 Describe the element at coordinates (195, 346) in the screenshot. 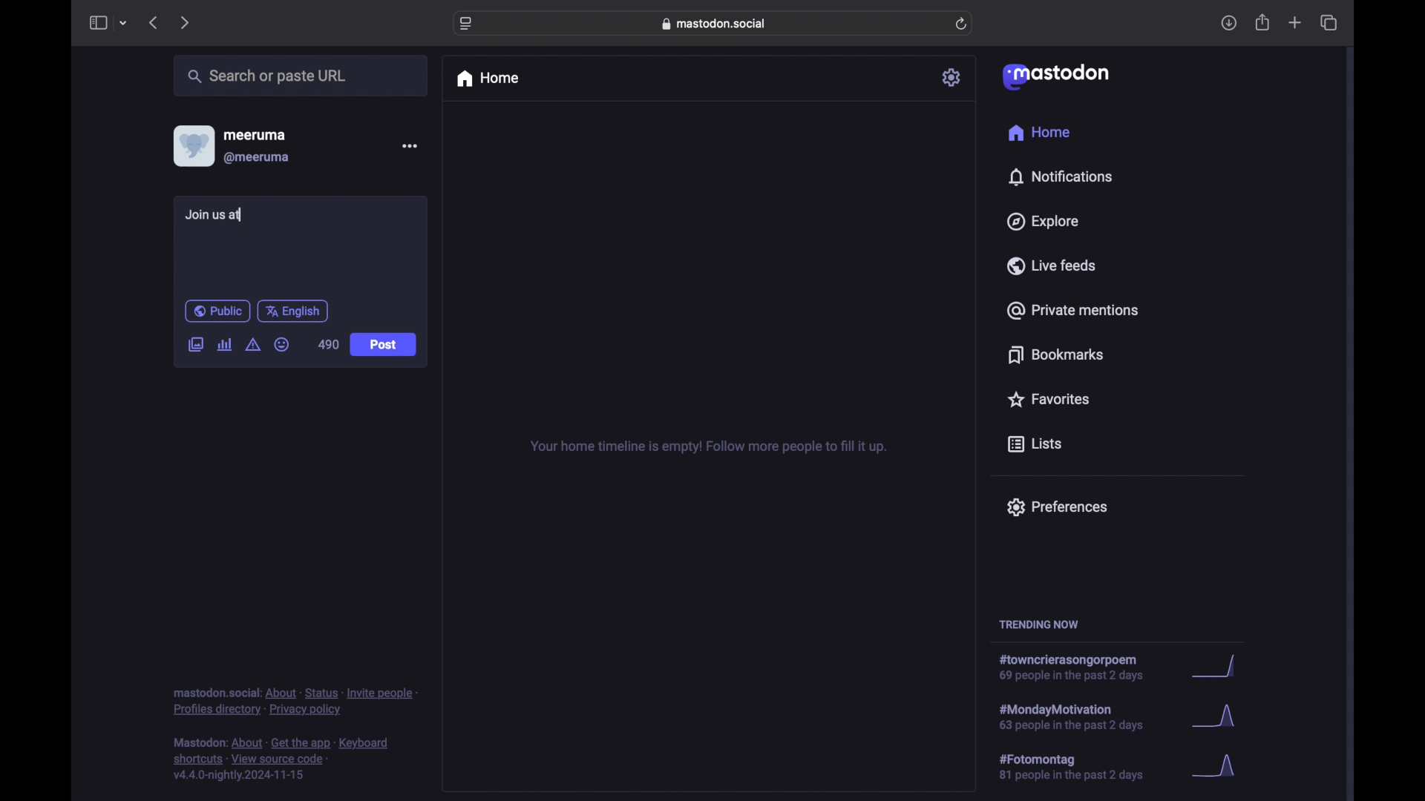

I see `add image` at that location.